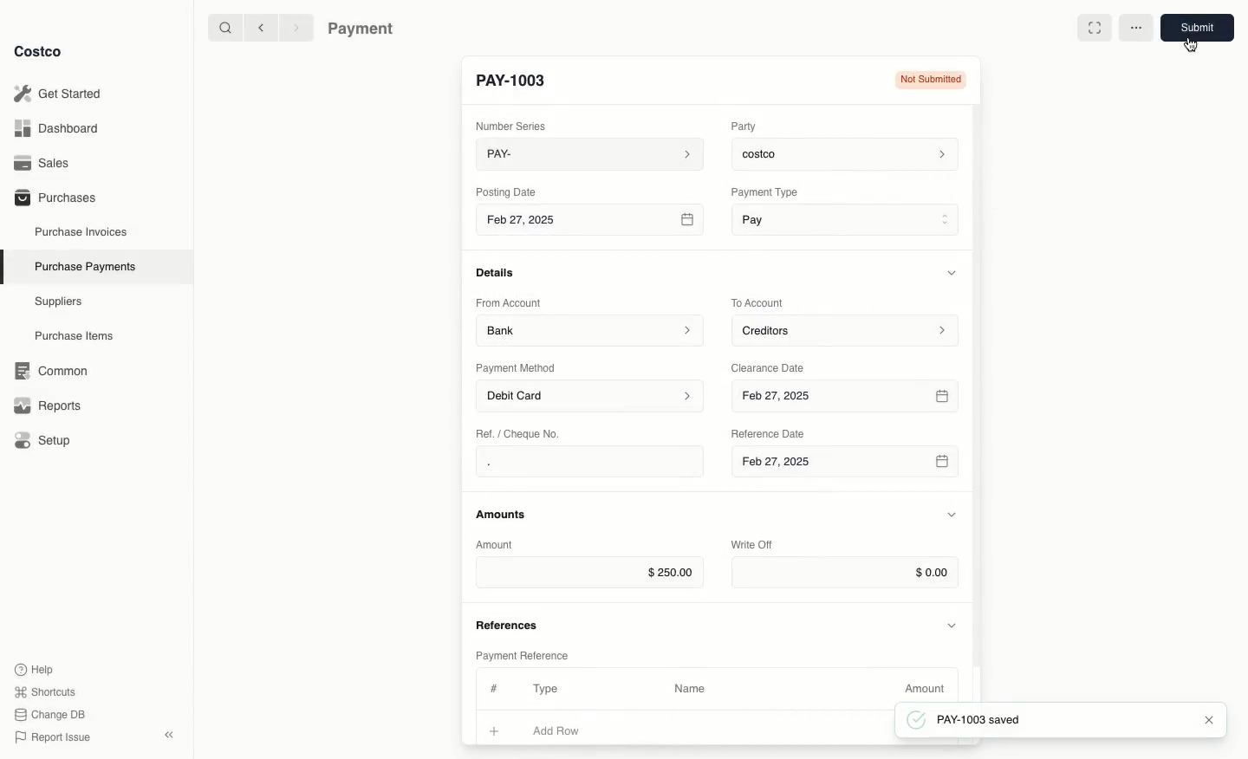 The width and height of the screenshot is (1248, 759). I want to click on ‘Reference Date, so click(770, 433).